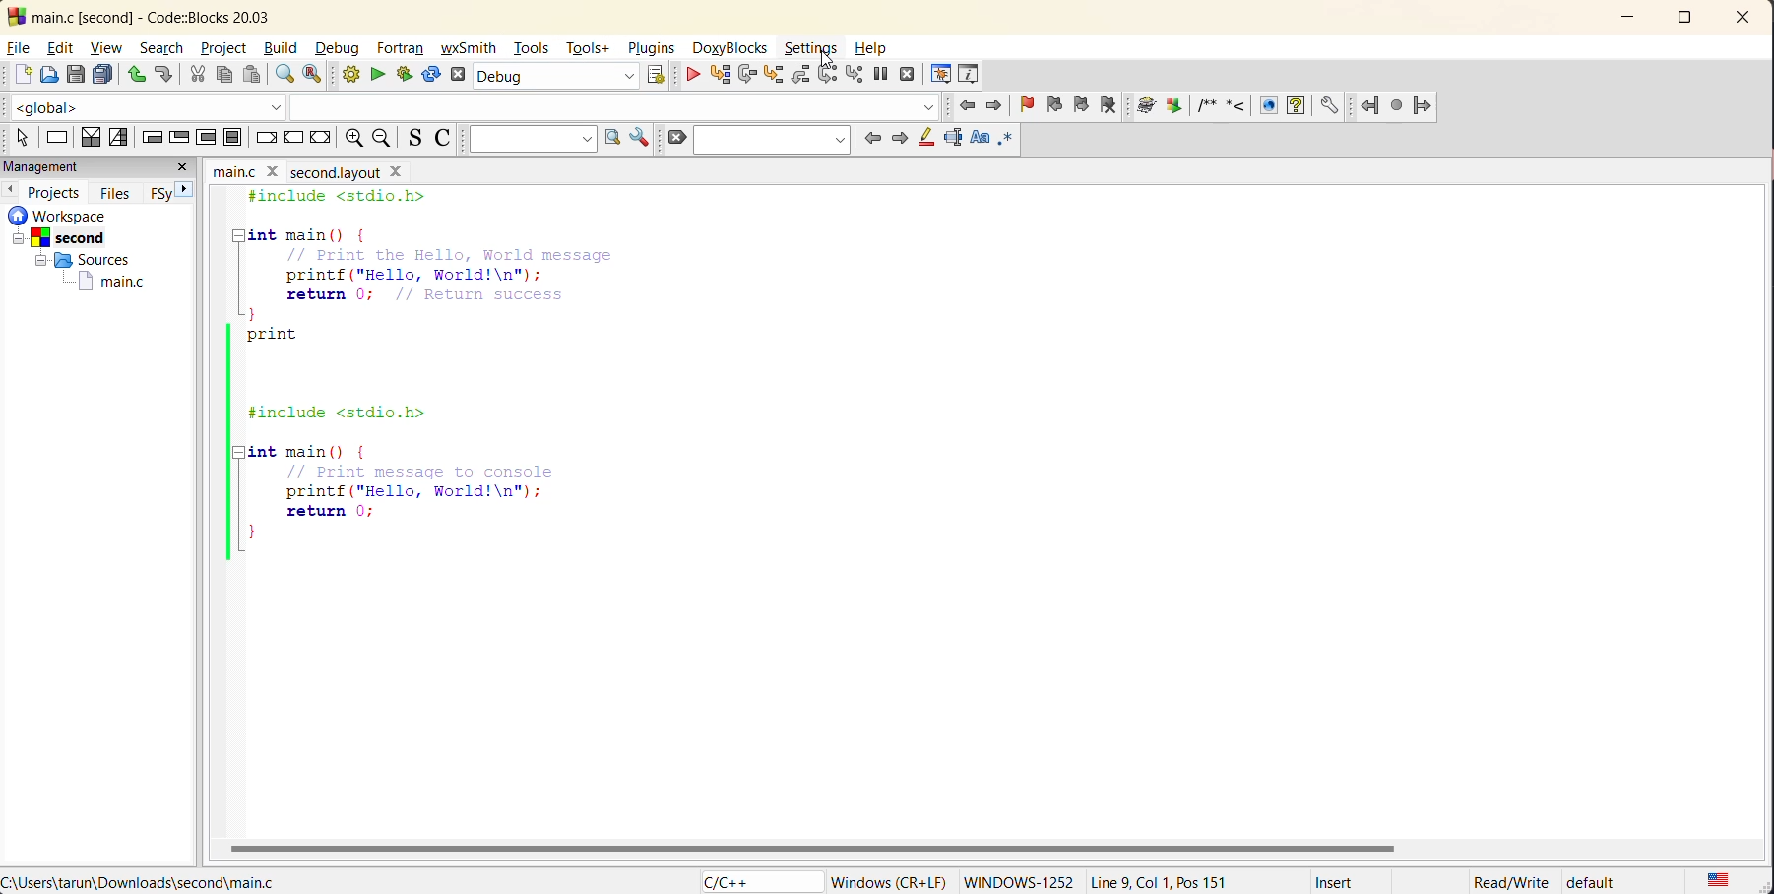 The image size is (1774, 894). Describe the element at coordinates (119, 139) in the screenshot. I see `selection` at that location.